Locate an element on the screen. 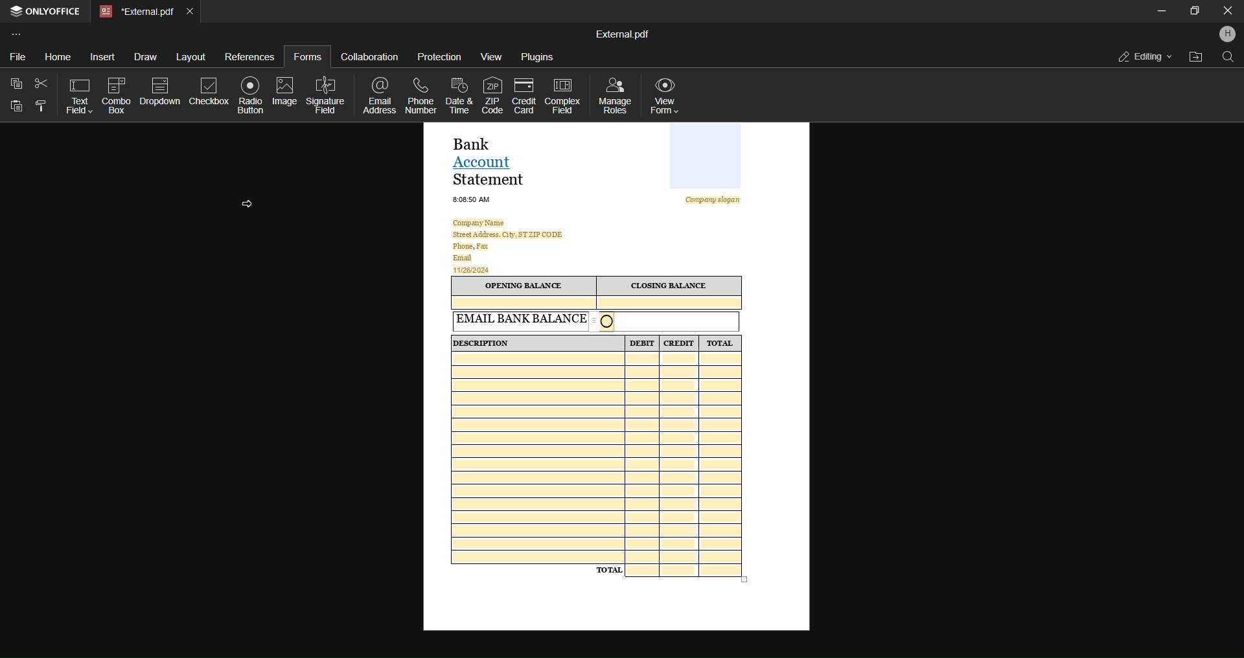 The width and height of the screenshot is (1244, 658). customize toolbar is located at coordinates (19, 34).